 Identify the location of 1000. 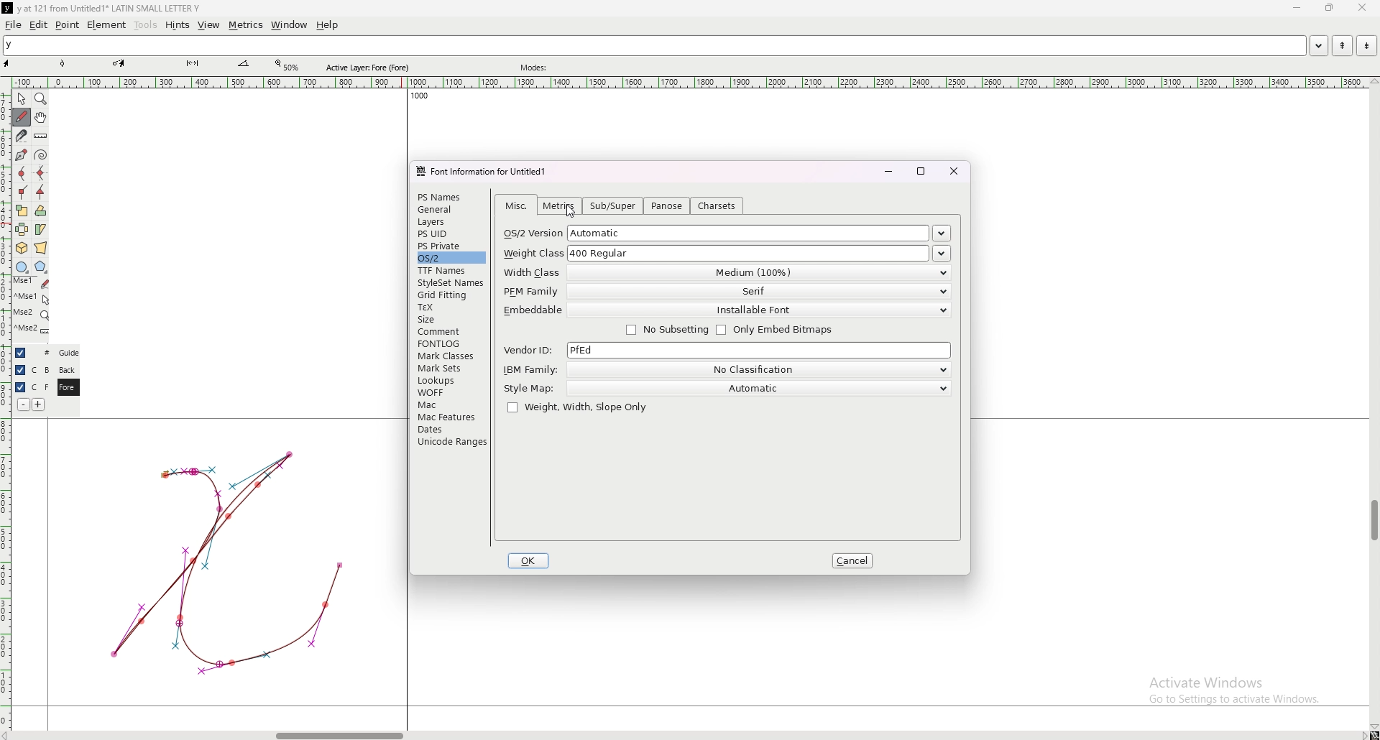
(416, 98).